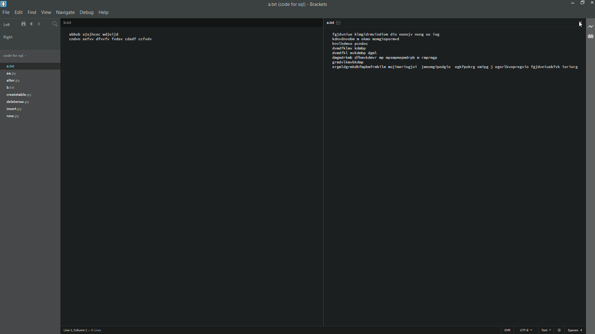 The image size is (595, 334). What do you see at coordinates (39, 24) in the screenshot?
I see `navigate forward` at bounding box center [39, 24].